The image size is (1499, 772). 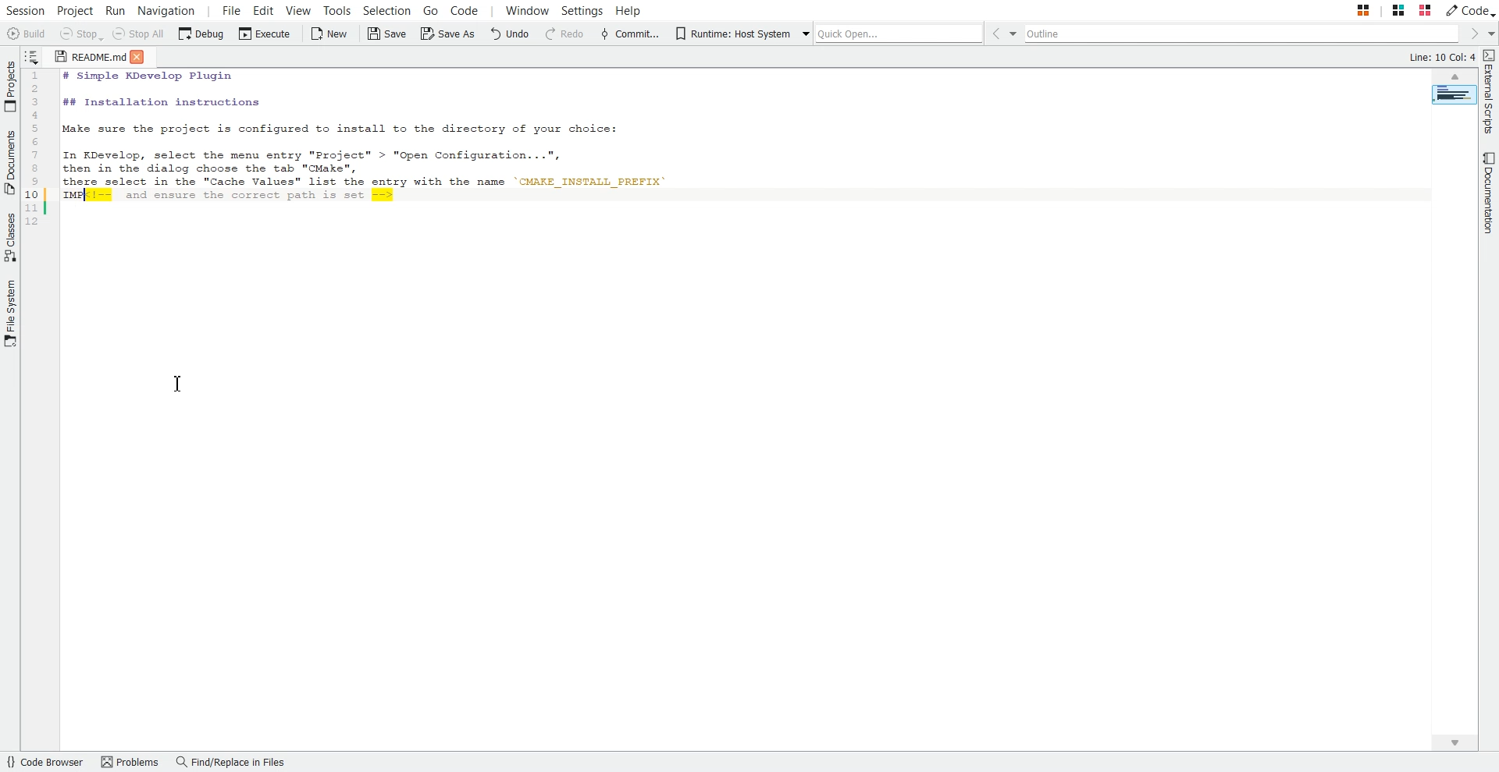 I want to click on Outline, so click(x=1246, y=34).